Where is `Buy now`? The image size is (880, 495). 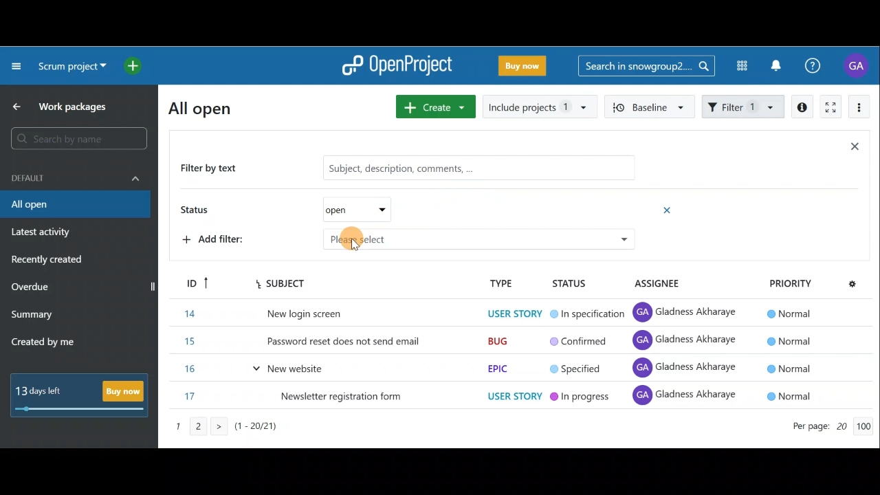
Buy now is located at coordinates (85, 396).